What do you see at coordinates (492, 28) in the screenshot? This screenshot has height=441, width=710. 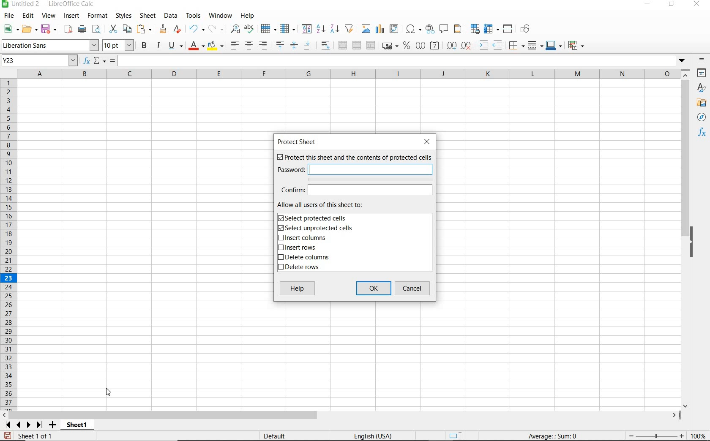 I see `FREEZE ROWS AND COLUMNS` at bounding box center [492, 28].